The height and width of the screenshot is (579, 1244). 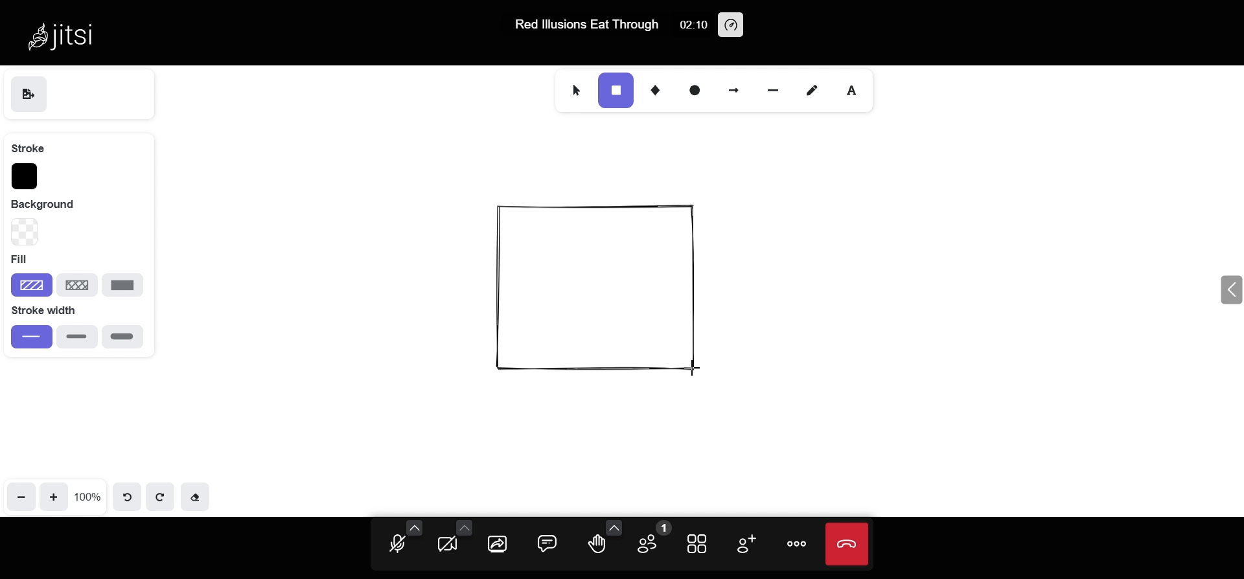 I want to click on select, so click(x=573, y=89).